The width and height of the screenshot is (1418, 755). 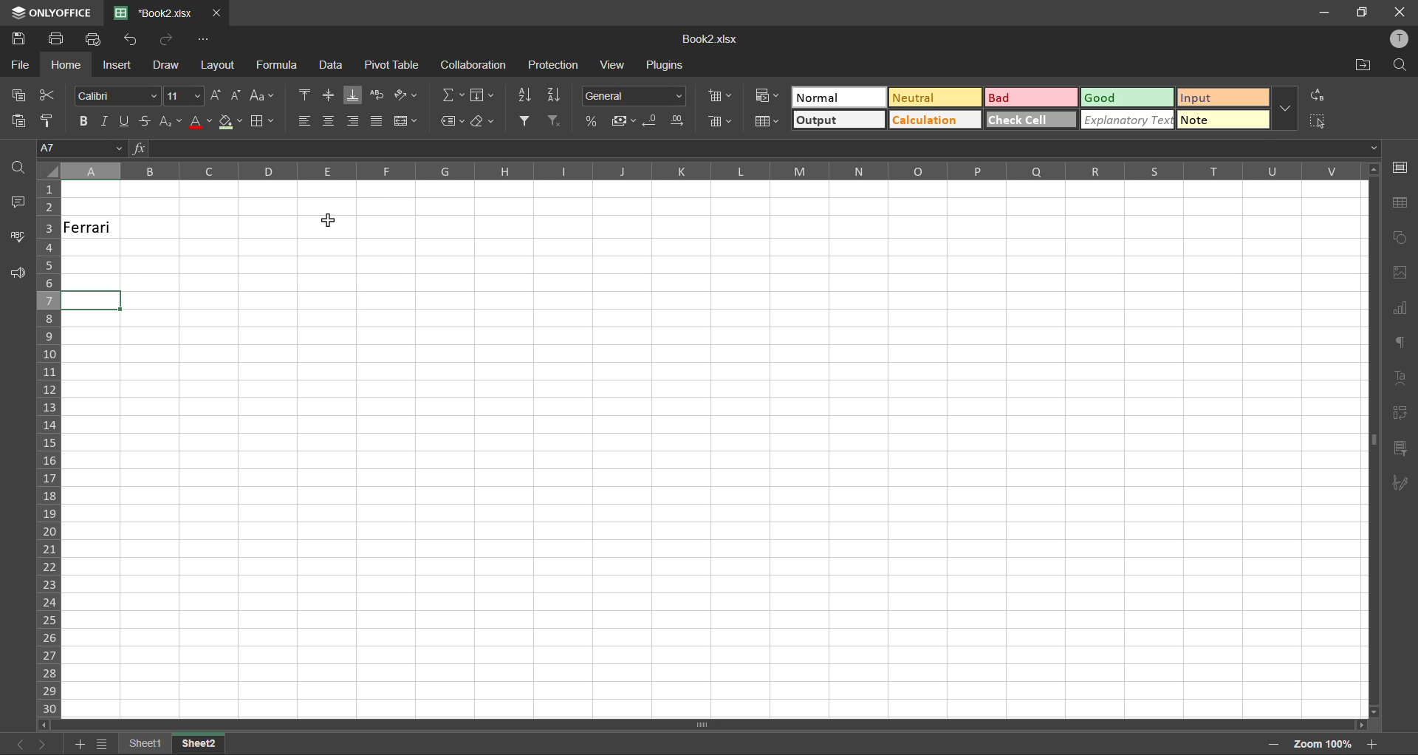 I want to click on insert, so click(x=114, y=66).